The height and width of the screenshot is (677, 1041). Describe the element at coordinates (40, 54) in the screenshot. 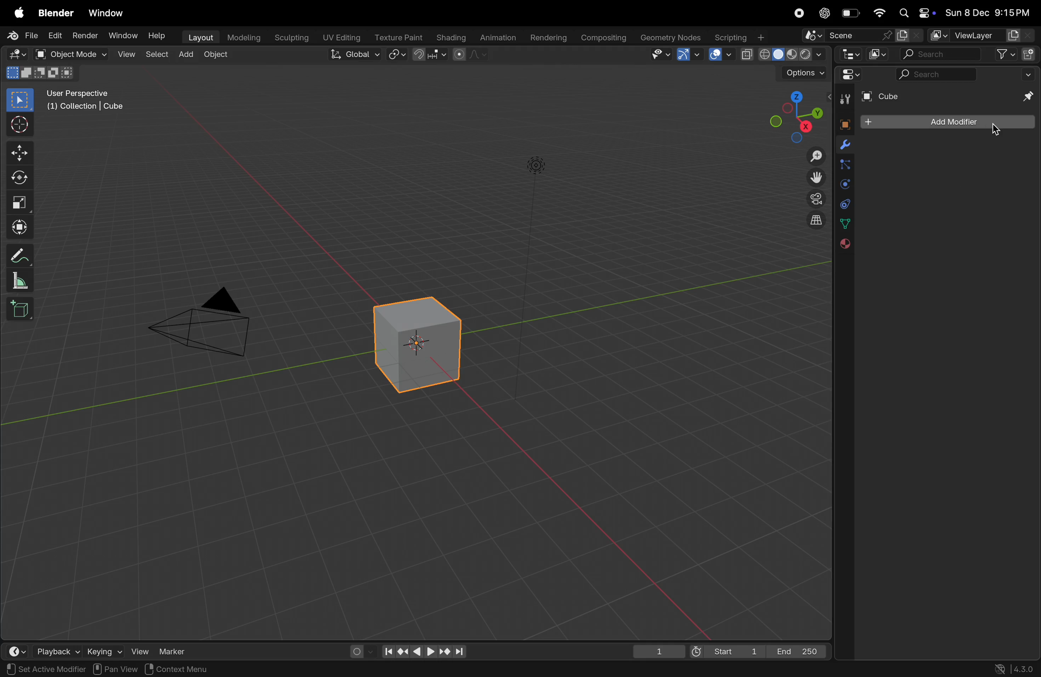

I see `open` at that location.